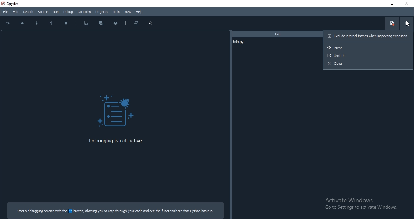 The height and width of the screenshot is (219, 414). Describe the element at coordinates (118, 141) in the screenshot. I see `Debugging is not active` at that location.